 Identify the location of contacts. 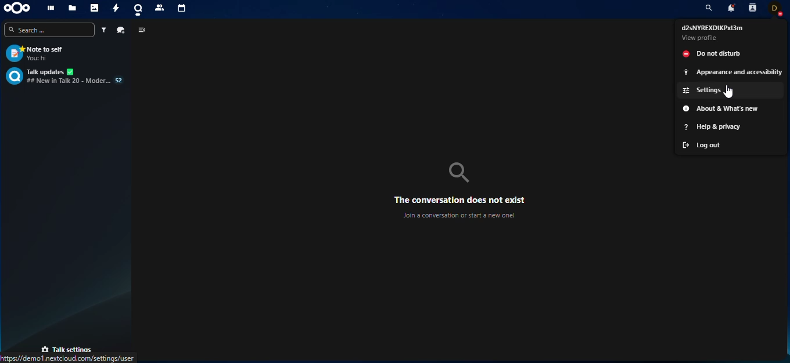
(753, 8).